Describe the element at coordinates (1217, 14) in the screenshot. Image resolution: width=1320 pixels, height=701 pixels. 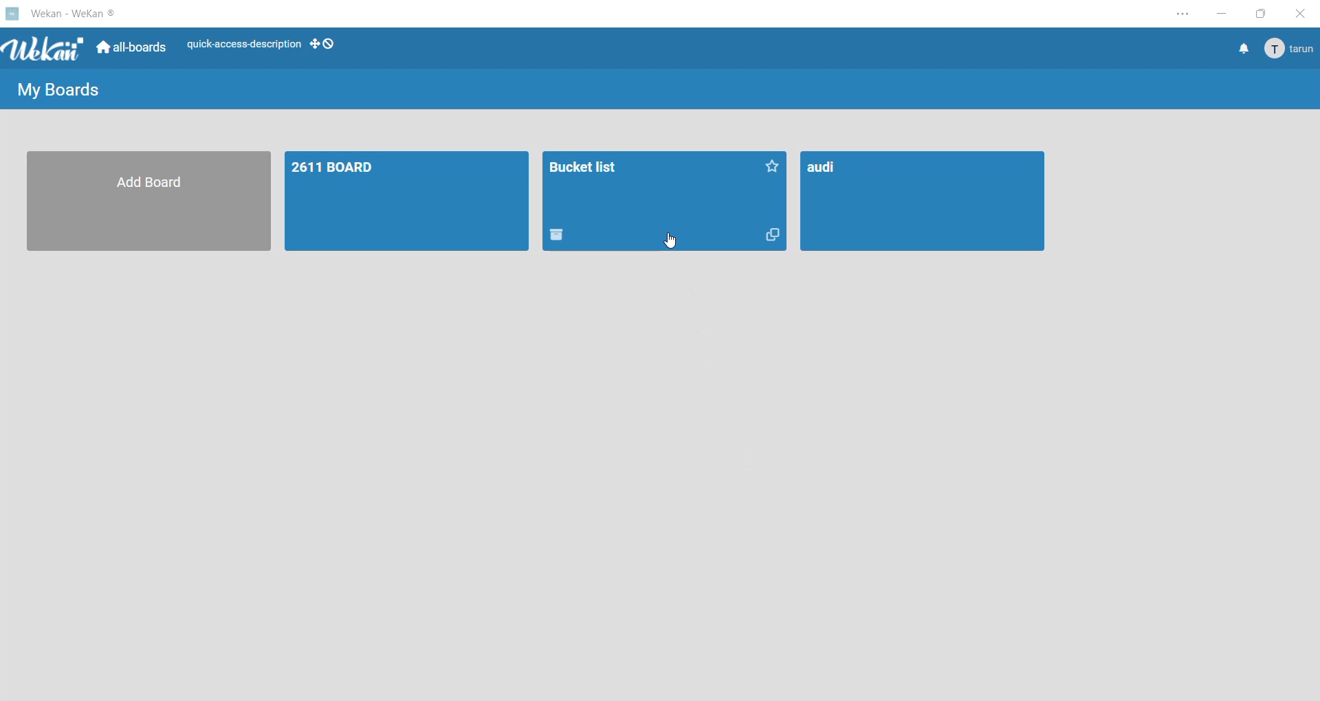
I see `minimize` at that location.